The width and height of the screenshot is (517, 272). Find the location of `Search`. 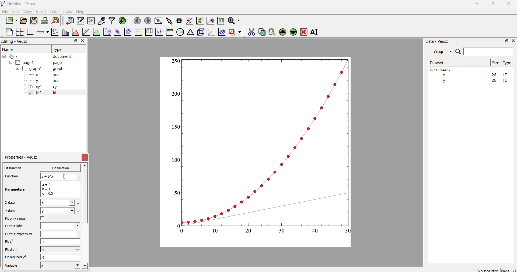

Search is located at coordinates (458, 52).